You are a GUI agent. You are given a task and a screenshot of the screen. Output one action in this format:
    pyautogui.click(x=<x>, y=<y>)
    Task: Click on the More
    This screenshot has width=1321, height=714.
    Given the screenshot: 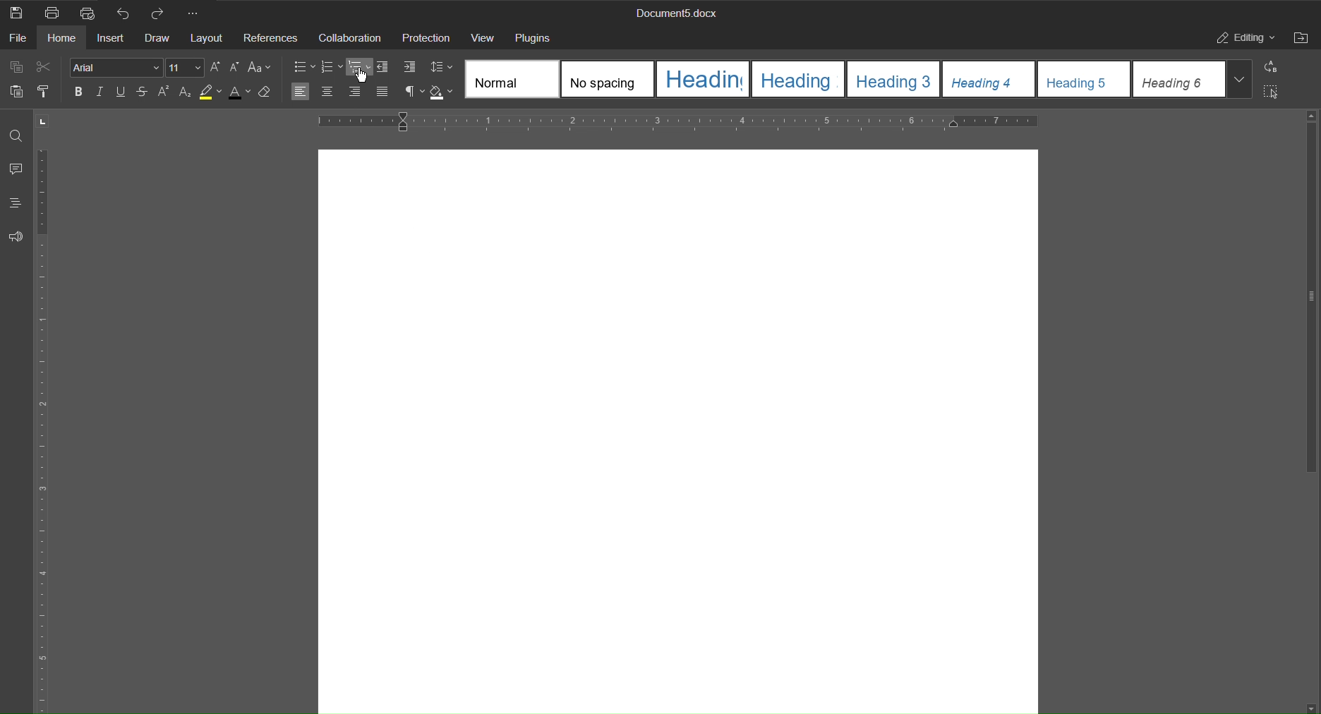 What is the action you would take?
    pyautogui.click(x=196, y=13)
    